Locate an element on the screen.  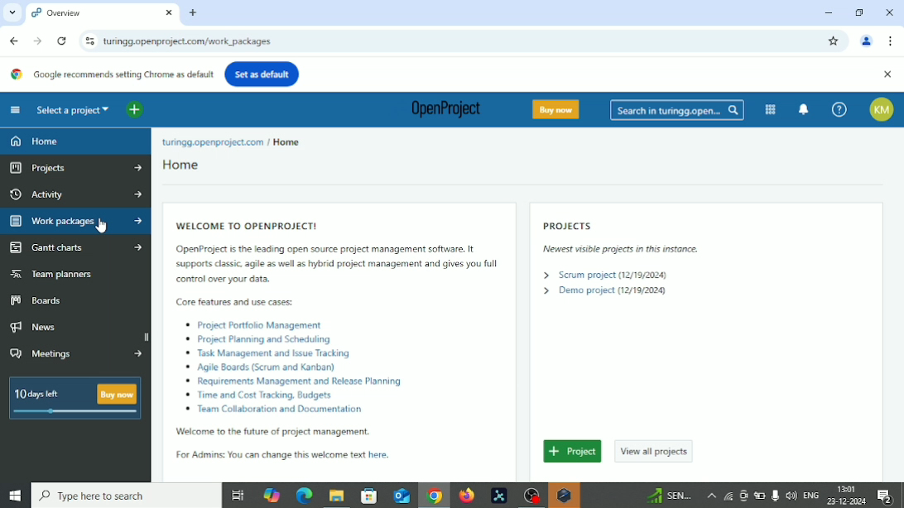
View site information is located at coordinates (88, 41).